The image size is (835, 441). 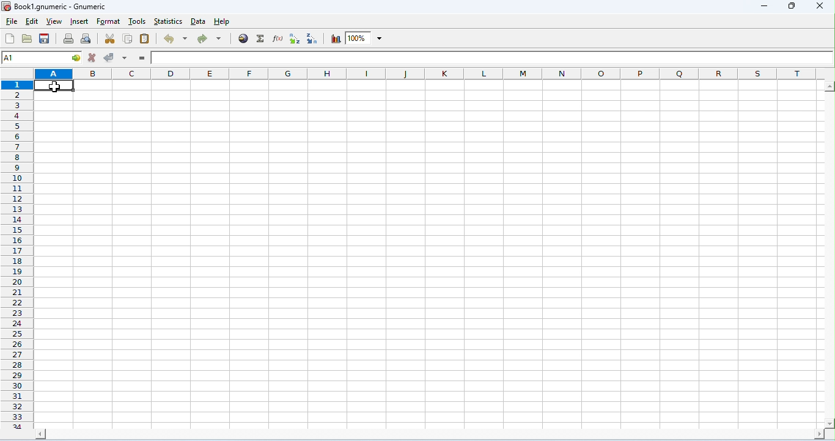 What do you see at coordinates (55, 87) in the screenshot?
I see `cursor` at bounding box center [55, 87].